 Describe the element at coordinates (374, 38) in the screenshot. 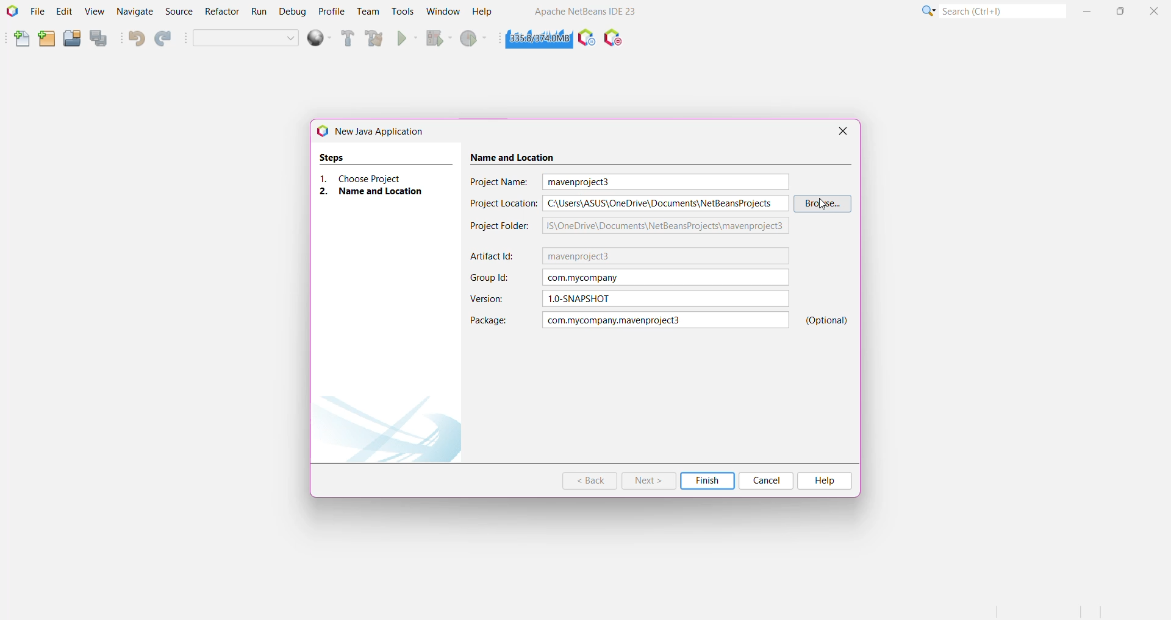

I see `Clean and Build Project` at that location.